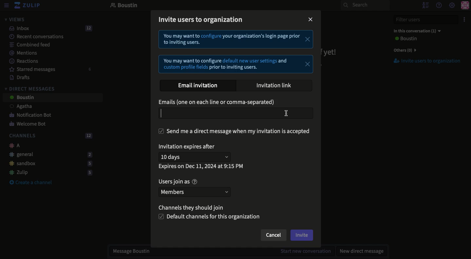  I want to click on Cancel, so click(273, 236).